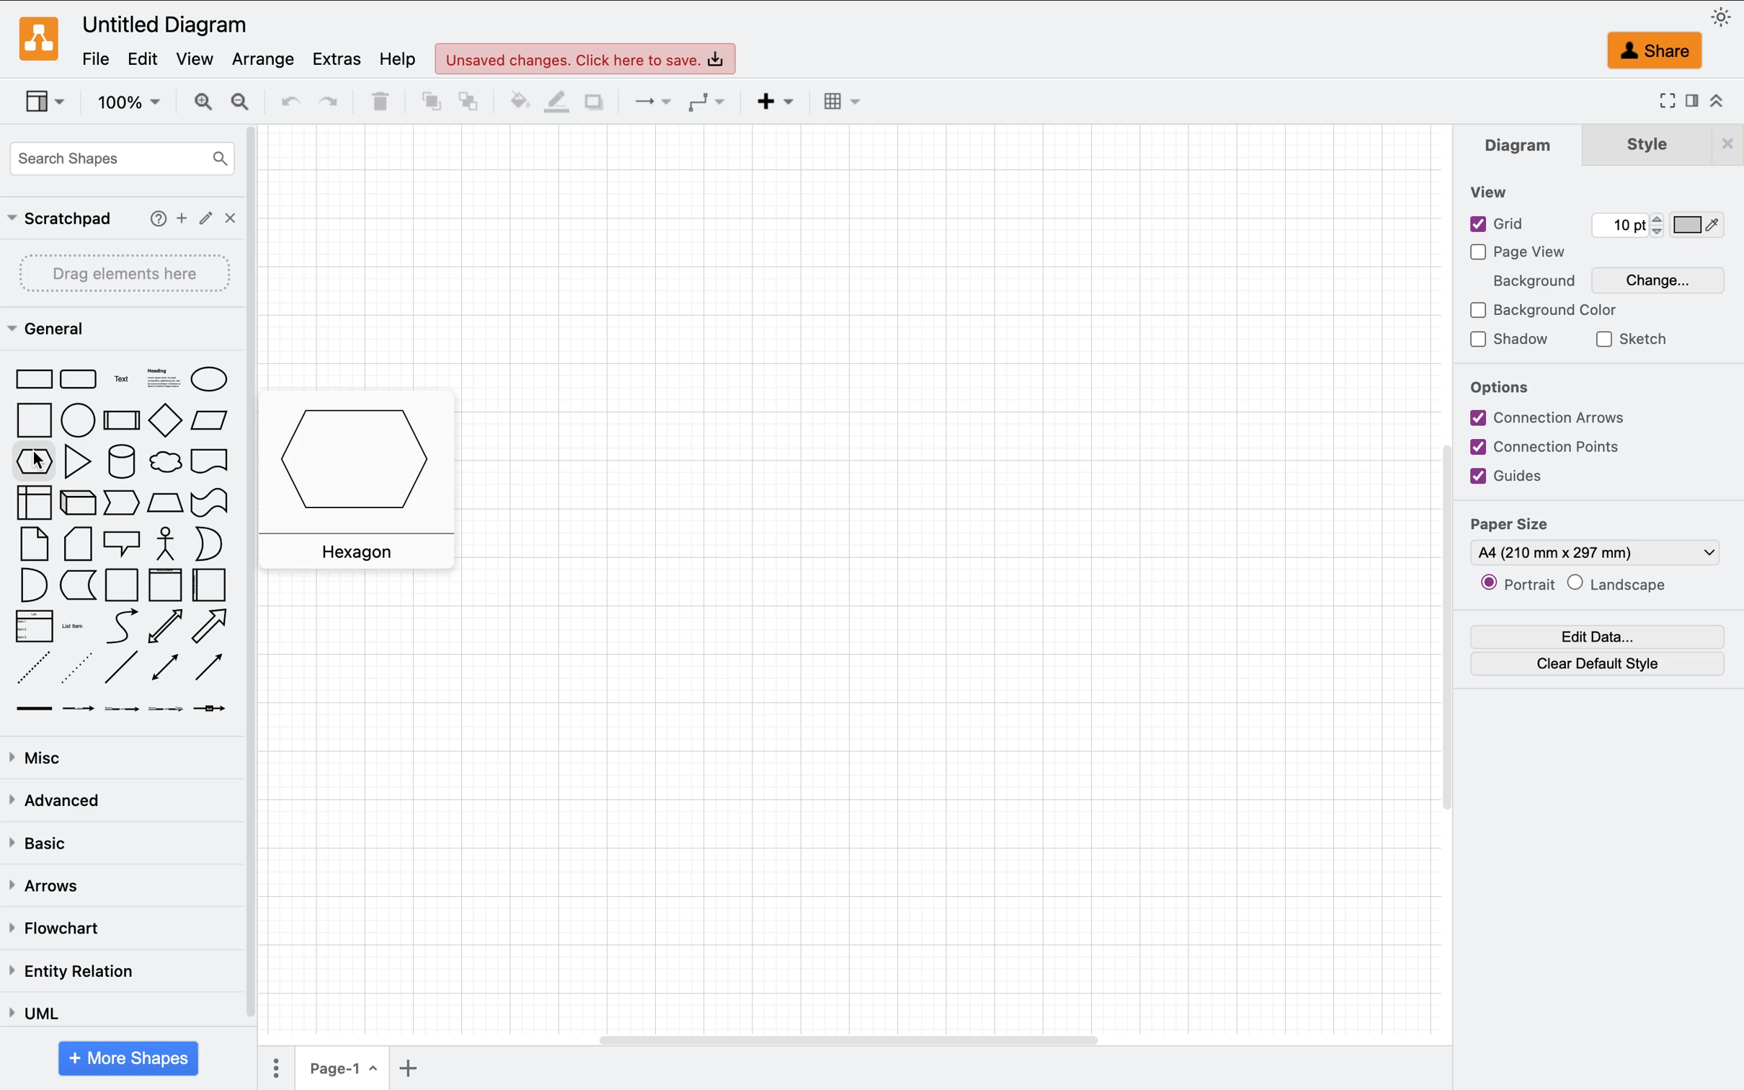 Image resolution: width=1744 pixels, height=1090 pixels. What do you see at coordinates (182, 216) in the screenshot?
I see `add` at bounding box center [182, 216].